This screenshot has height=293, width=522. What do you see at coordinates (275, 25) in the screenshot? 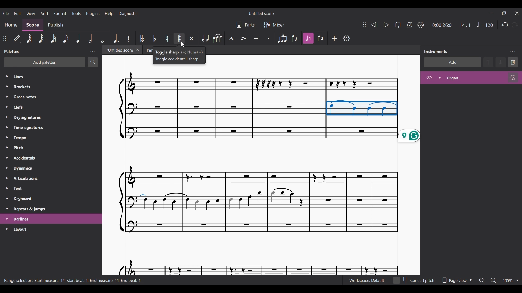
I see `Mixer settings` at bounding box center [275, 25].